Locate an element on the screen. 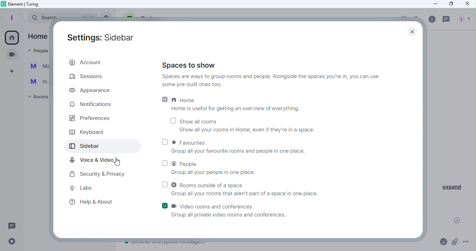 Image resolution: width=476 pixels, height=251 pixels. Room info is located at coordinates (431, 20).